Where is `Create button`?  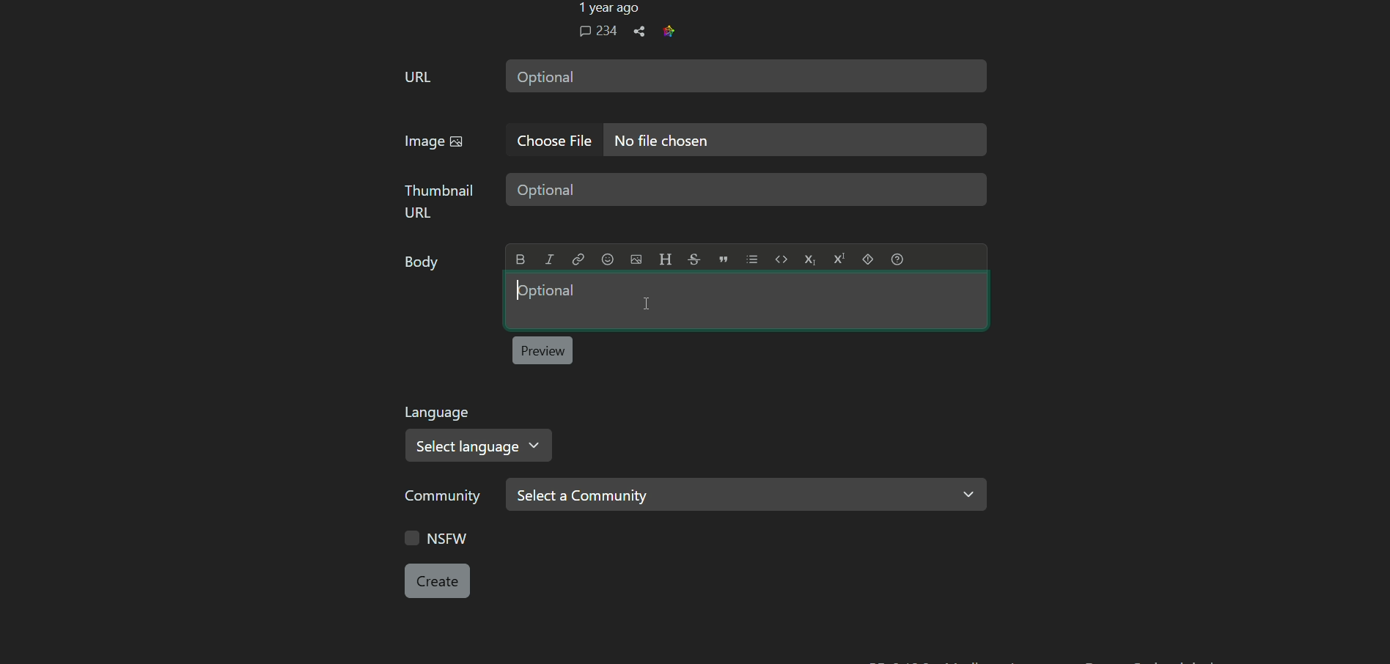 Create button is located at coordinates (437, 580).